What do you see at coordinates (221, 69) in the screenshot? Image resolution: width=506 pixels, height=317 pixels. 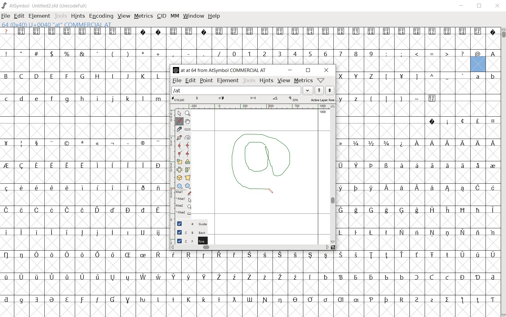 I see `glyph info` at bounding box center [221, 69].